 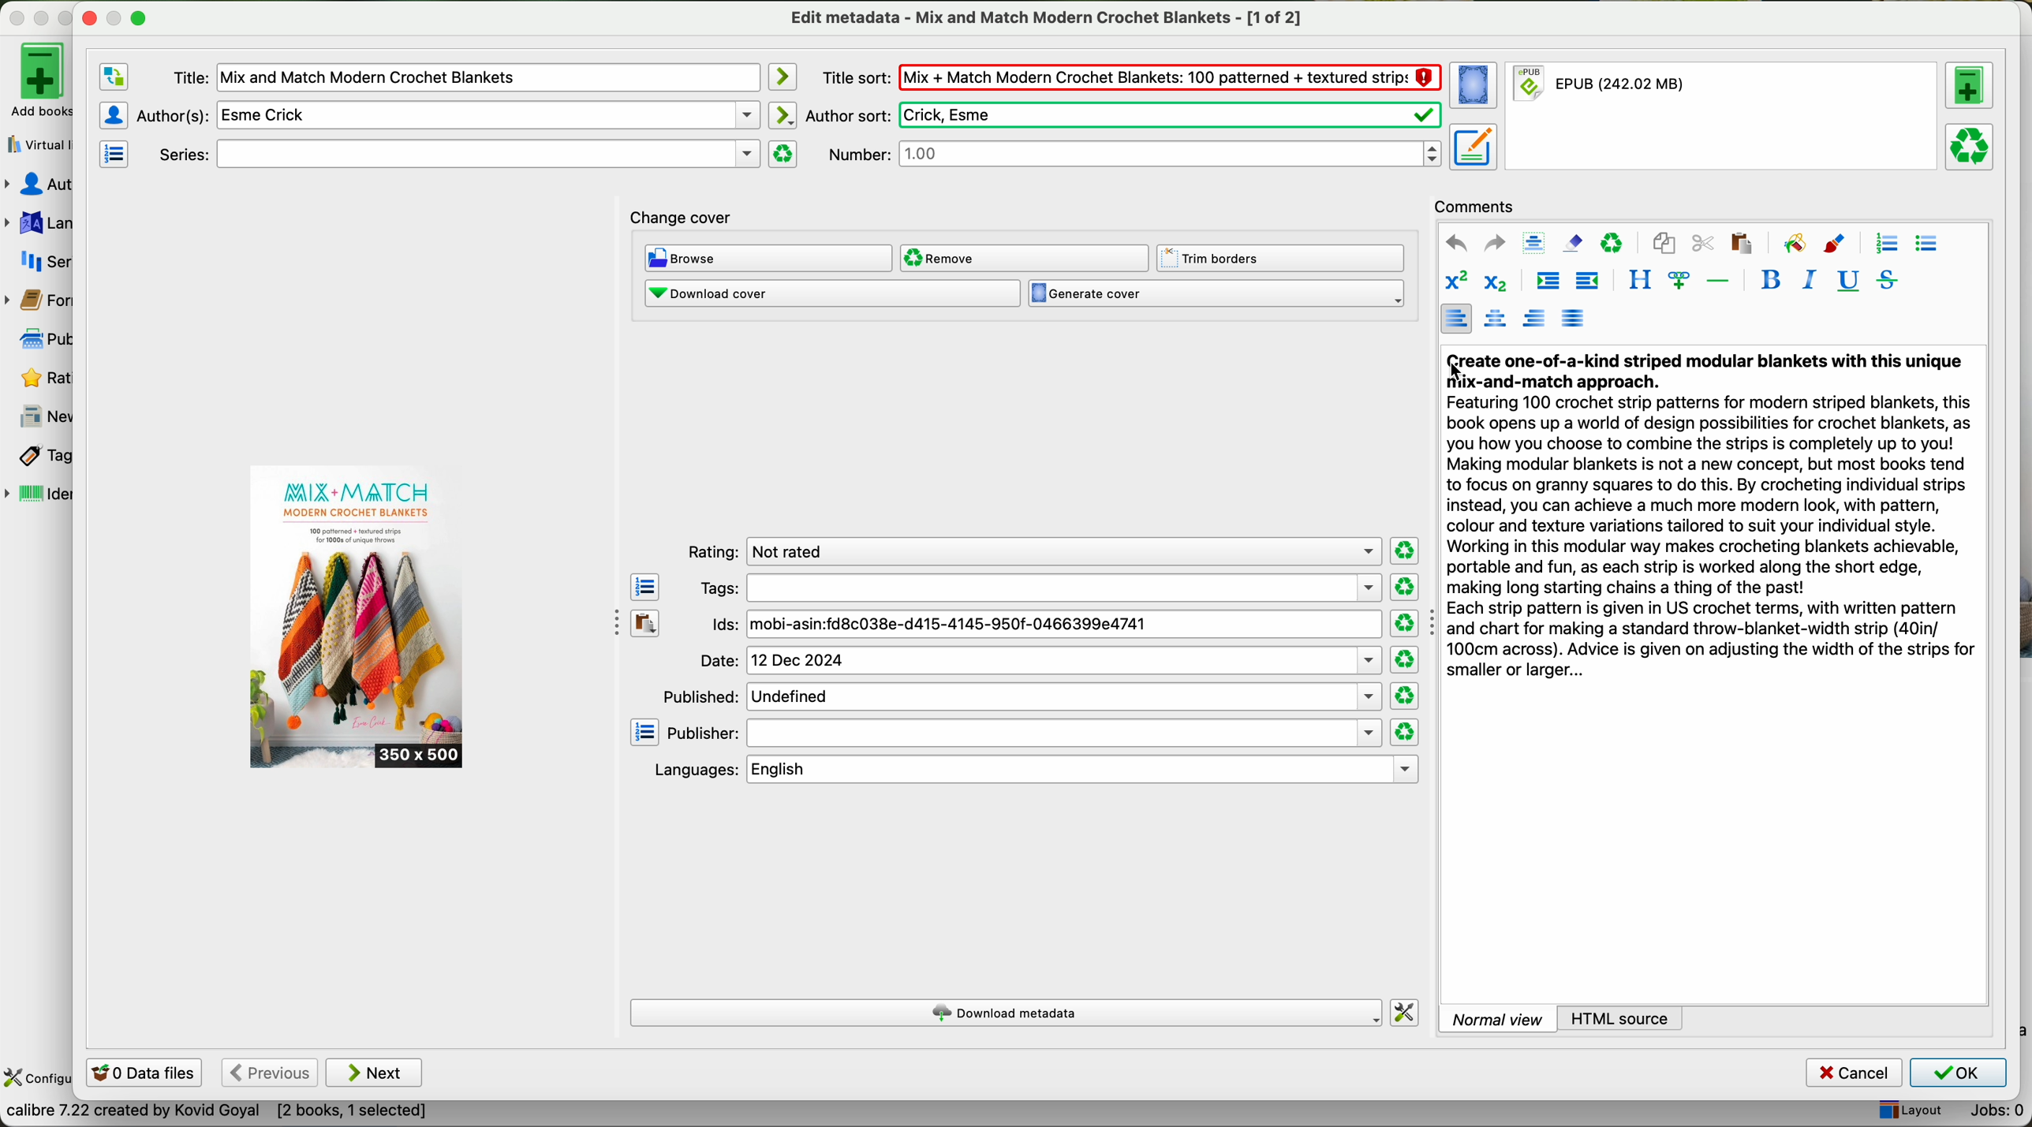 I want to click on formats, so click(x=35, y=300).